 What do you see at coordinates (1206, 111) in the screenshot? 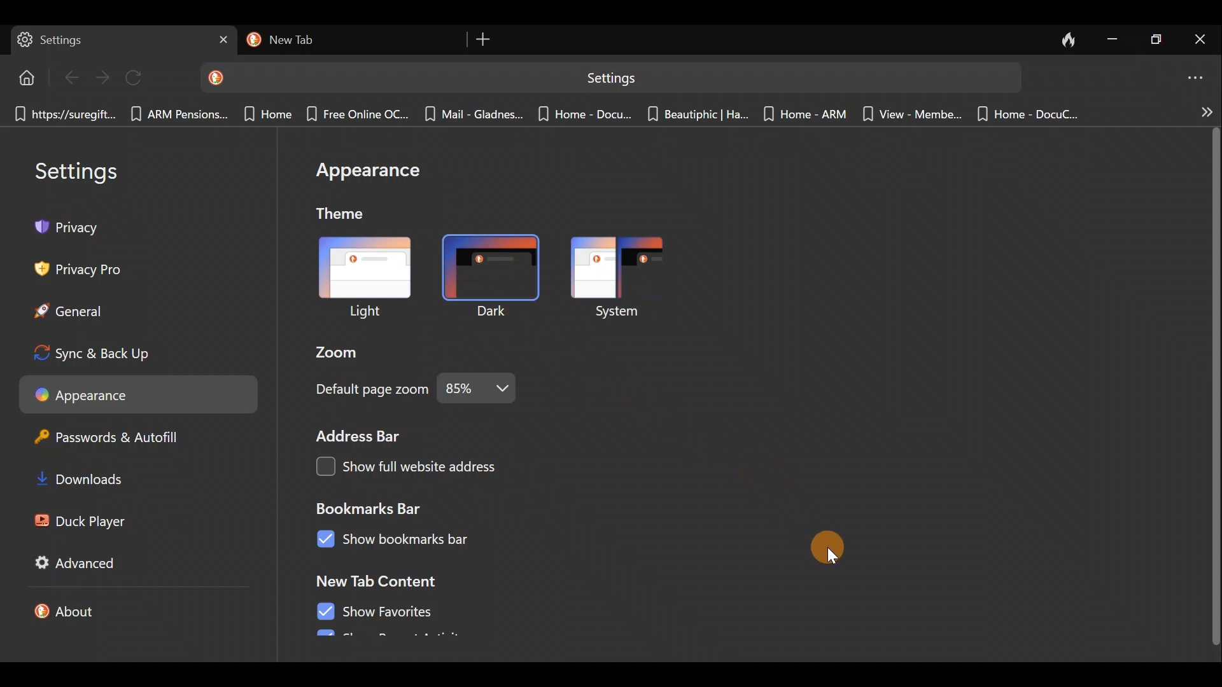
I see `show more bookmarks` at bounding box center [1206, 111].